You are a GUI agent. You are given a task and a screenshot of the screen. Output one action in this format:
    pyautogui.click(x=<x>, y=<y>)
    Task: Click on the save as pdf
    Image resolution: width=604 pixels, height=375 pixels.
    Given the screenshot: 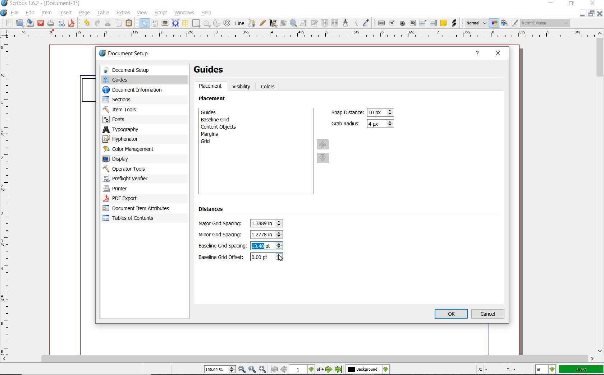 What is the action you would take?
    pyautogui.click(x=71, y=23)
    